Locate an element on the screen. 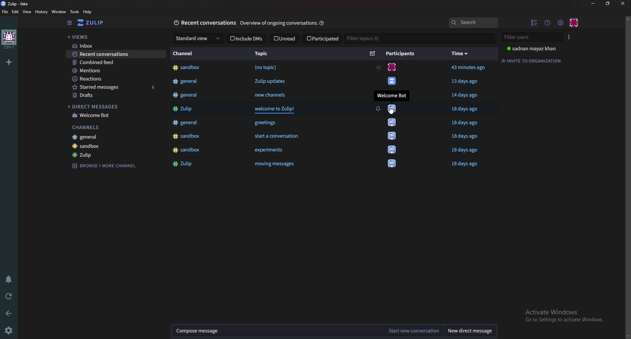 This screenshot has width=631, height=339. icon is located at coordinates (391, 165).